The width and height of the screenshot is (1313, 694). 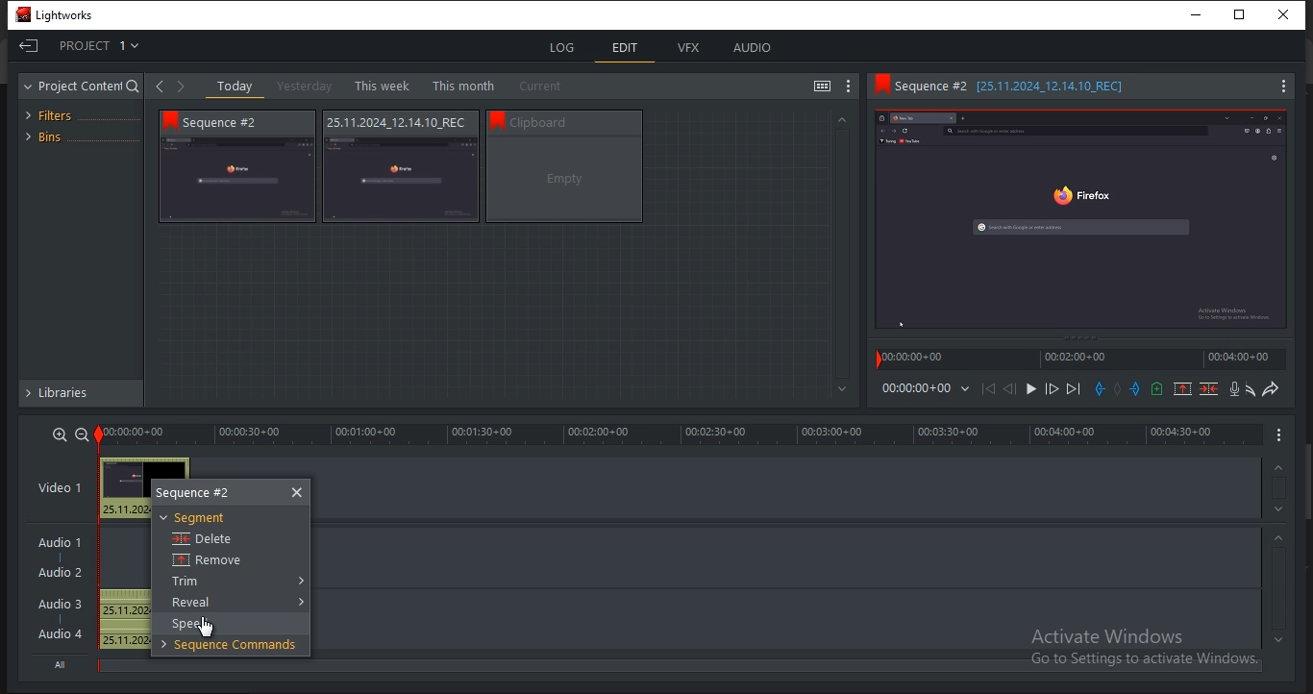 What do you see at coordinates (209, 492) in the screenshot?
I see `sequence 2` at bounding box center [209, 492].